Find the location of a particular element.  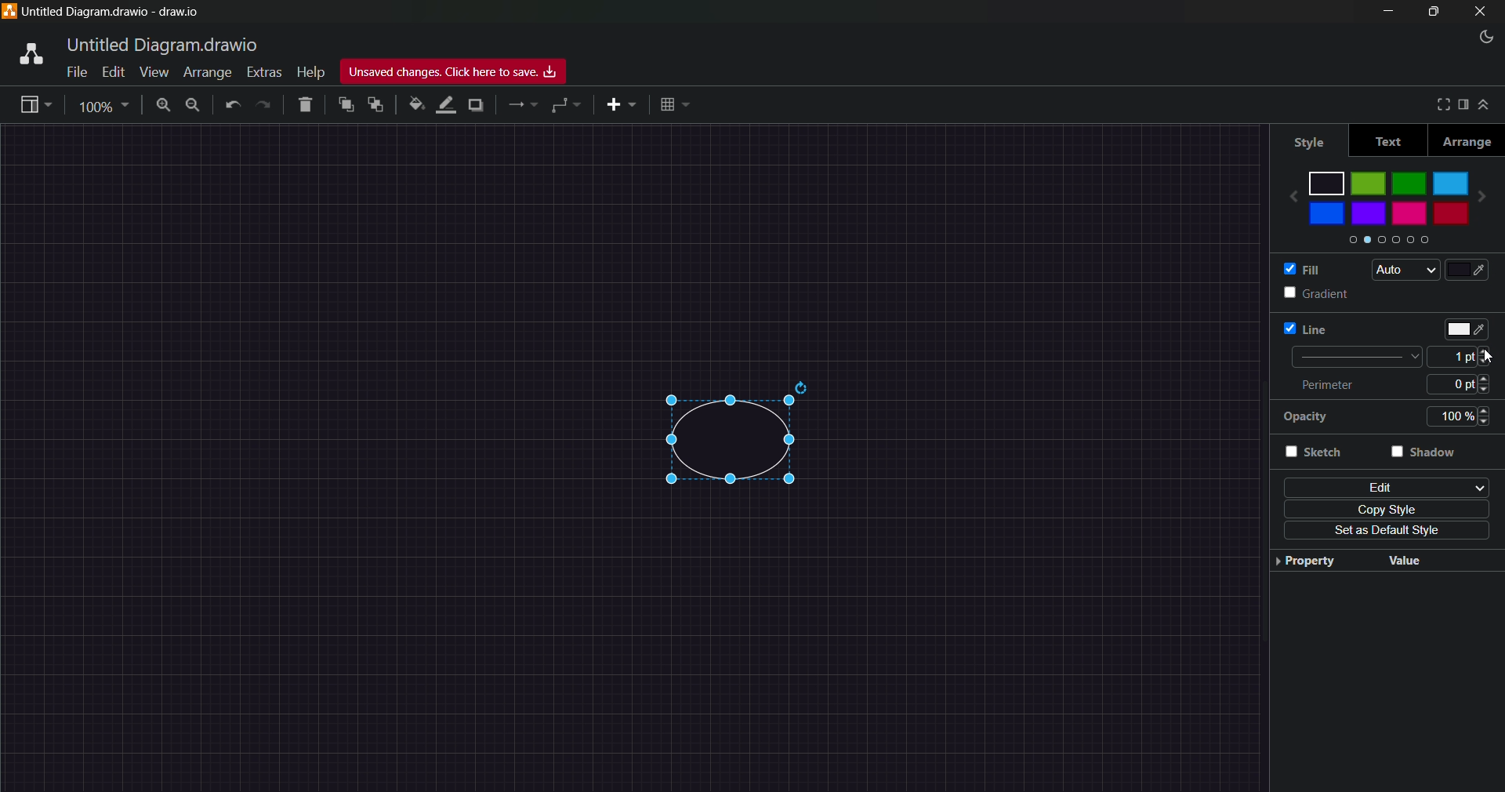

sketch is located at coordinates (1327, 452).